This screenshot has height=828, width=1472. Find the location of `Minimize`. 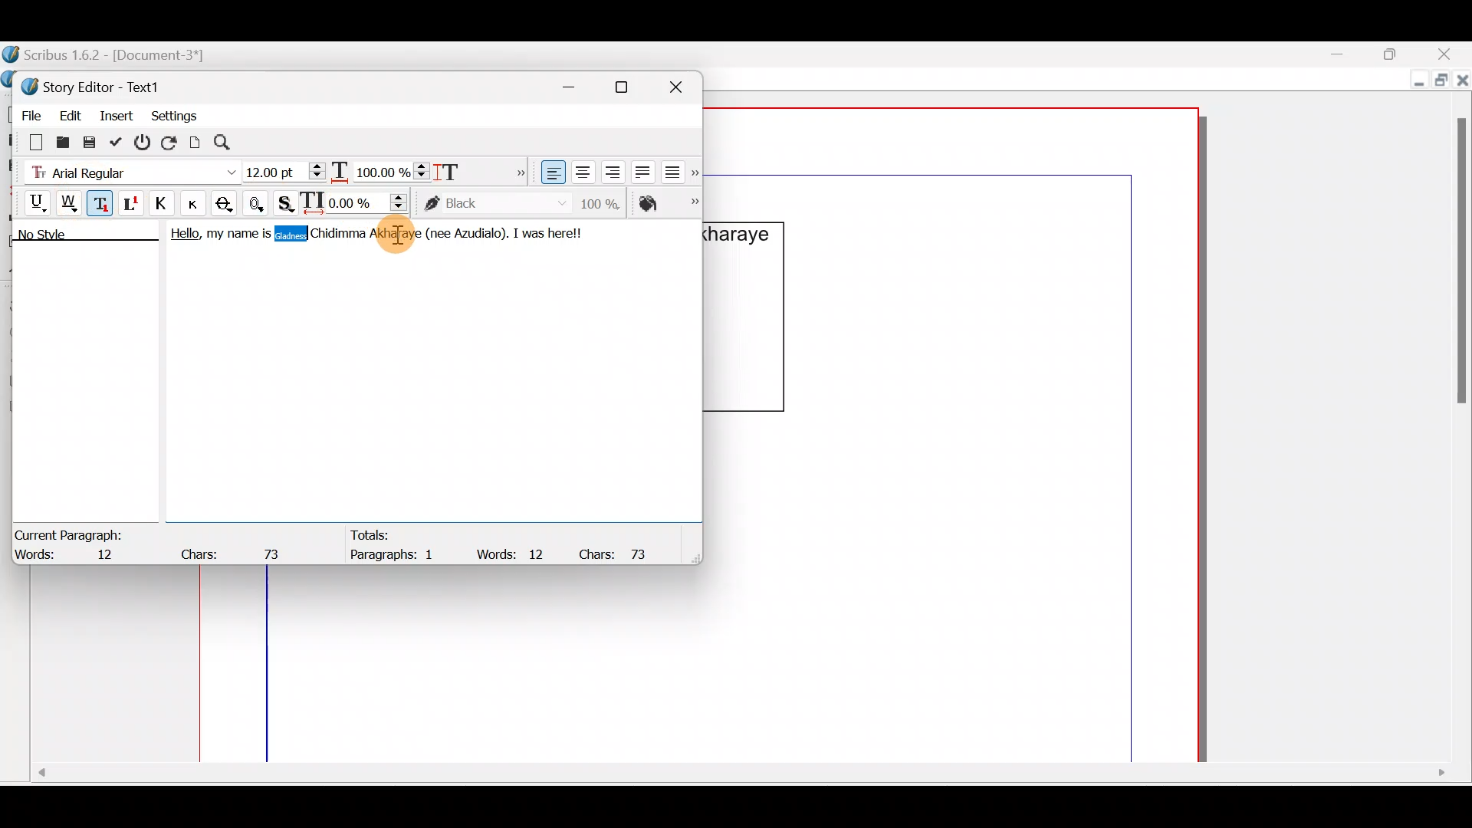

Minimize is located at coordinates (1349, 54).